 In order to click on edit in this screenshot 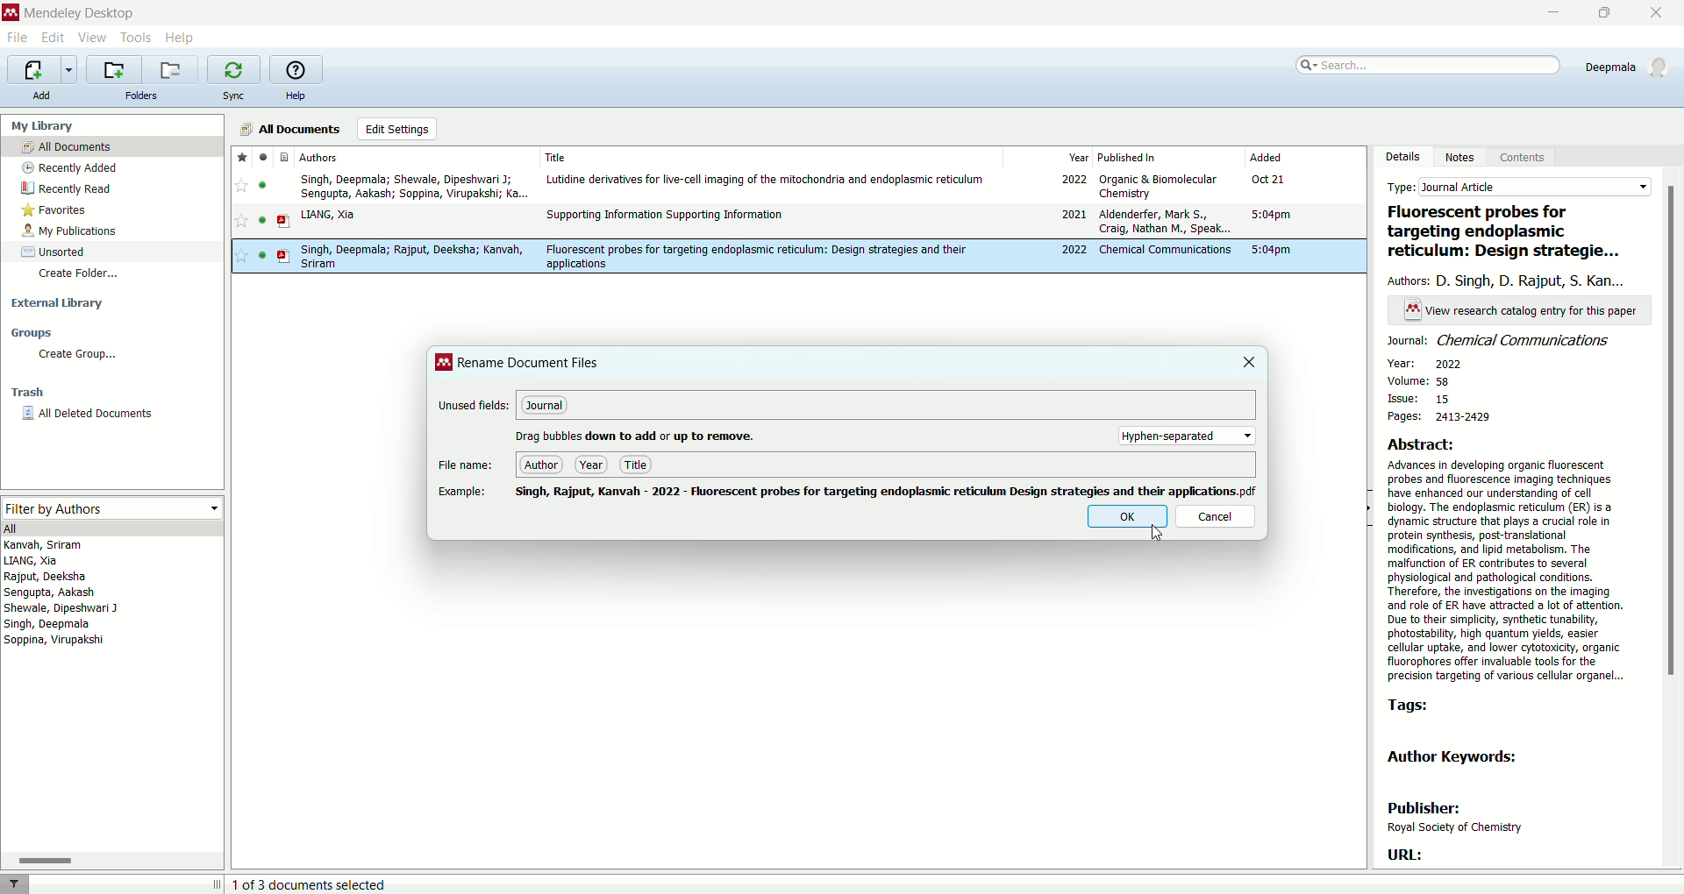, I will do `click(54, 38)`.